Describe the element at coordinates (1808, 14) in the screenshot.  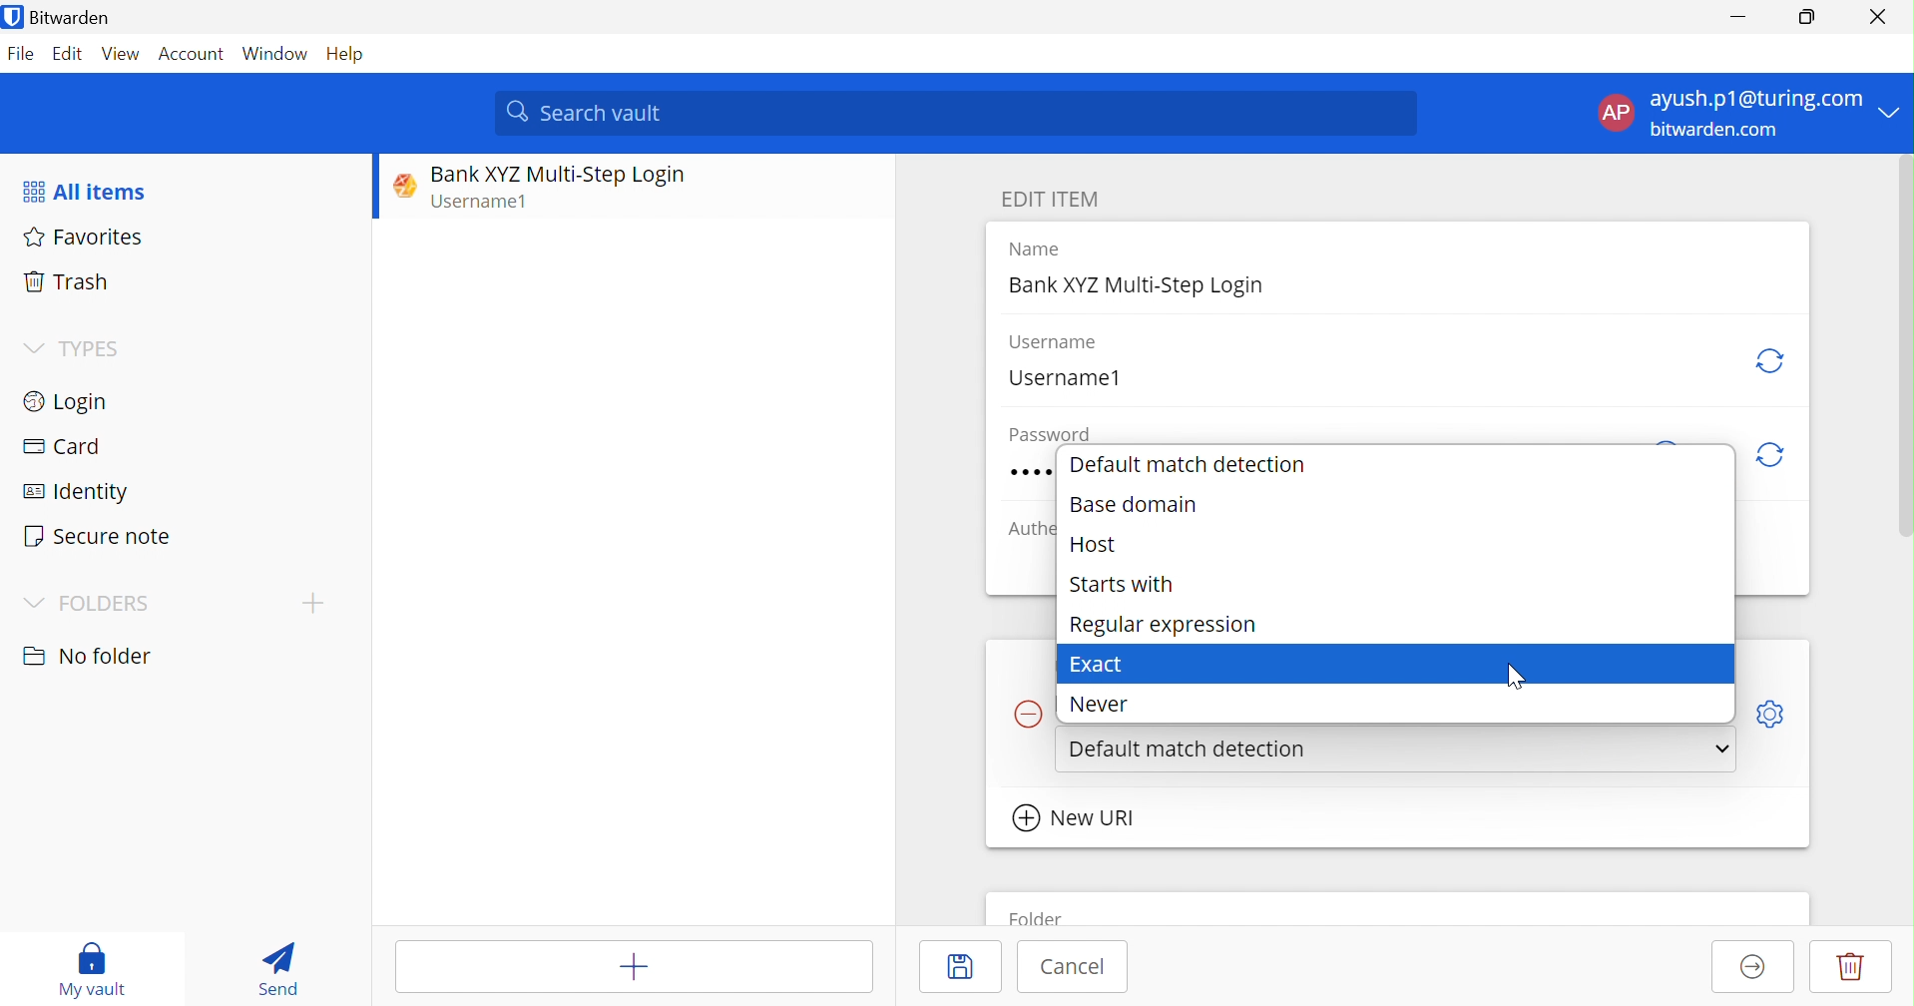
I see `Restore Down` at that location.